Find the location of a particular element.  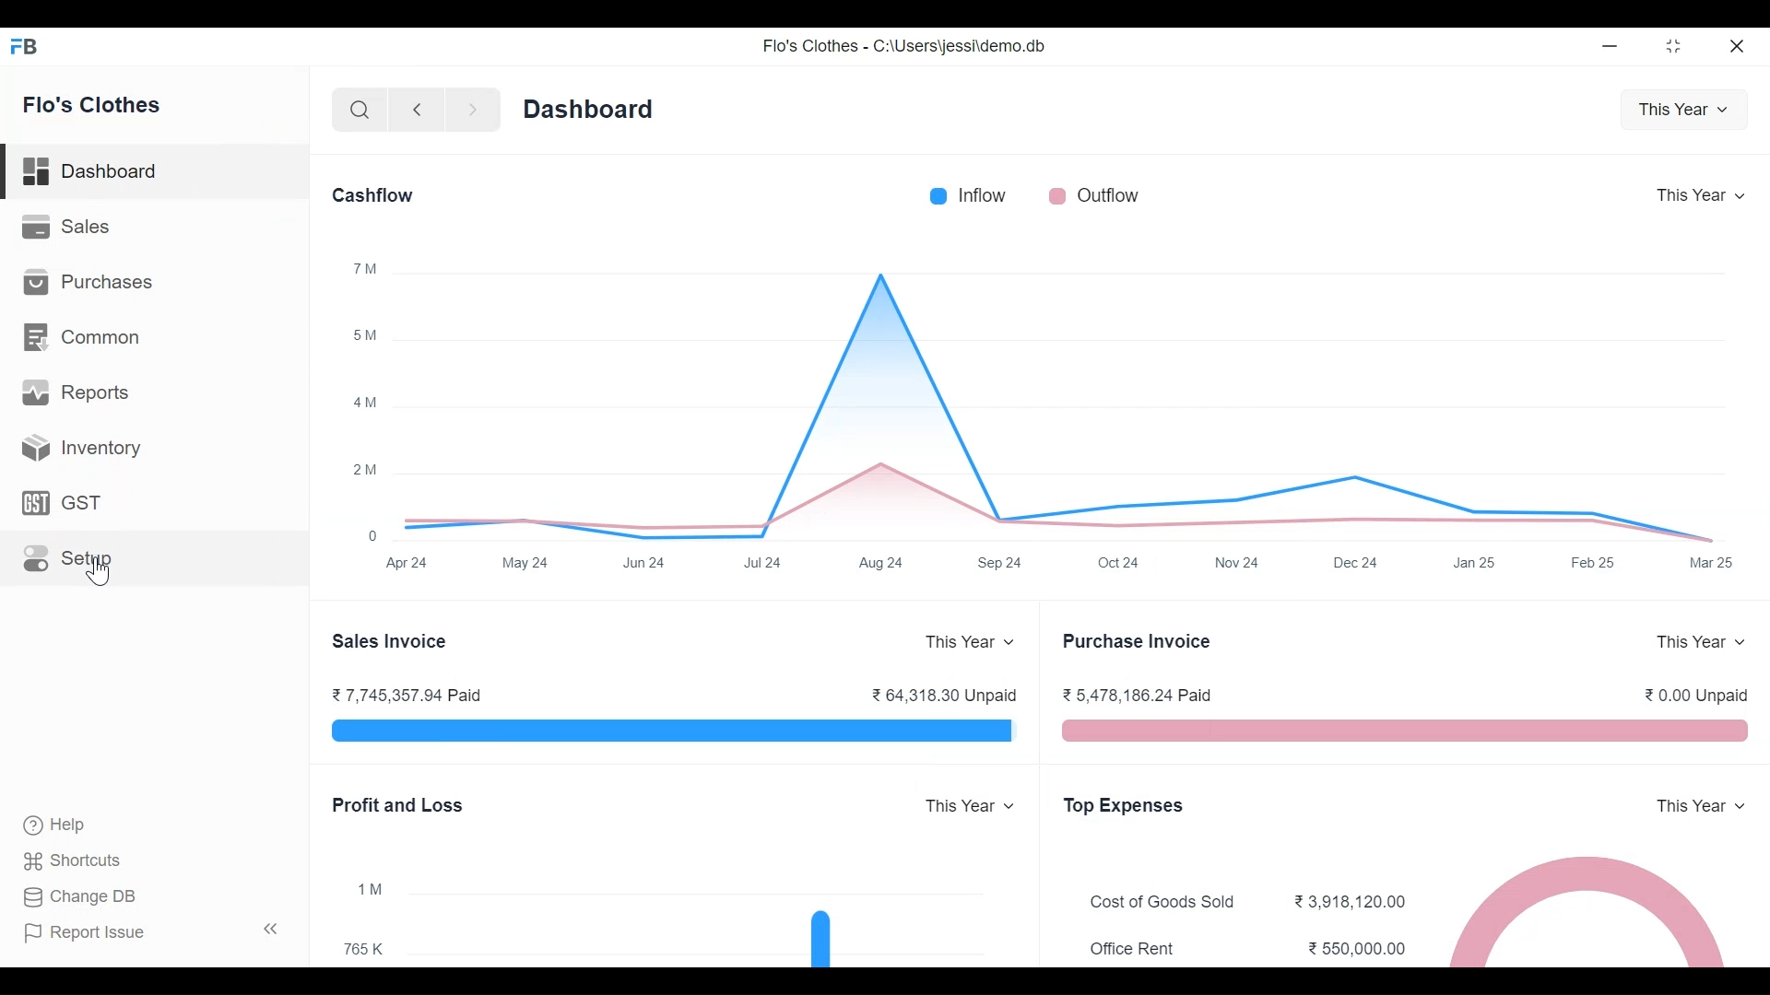

Jul 24 is located at coordinates (767, 566).